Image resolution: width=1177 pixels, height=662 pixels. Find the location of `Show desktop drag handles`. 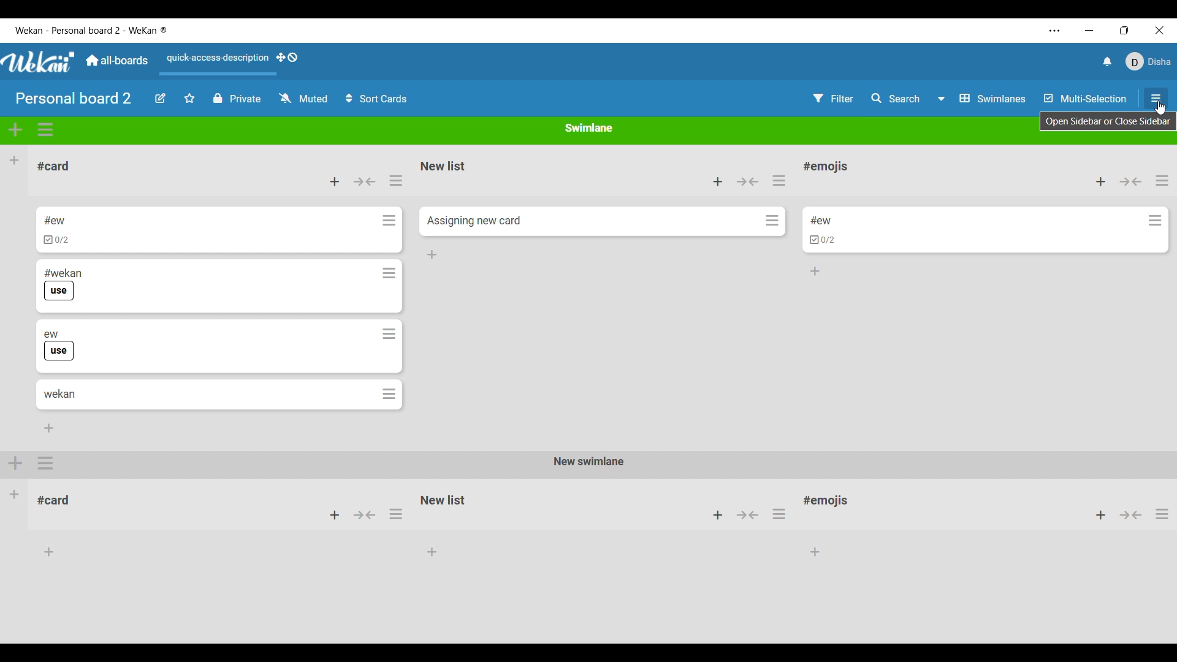

Show desktop drag handles is located at coordinates (287, 58).